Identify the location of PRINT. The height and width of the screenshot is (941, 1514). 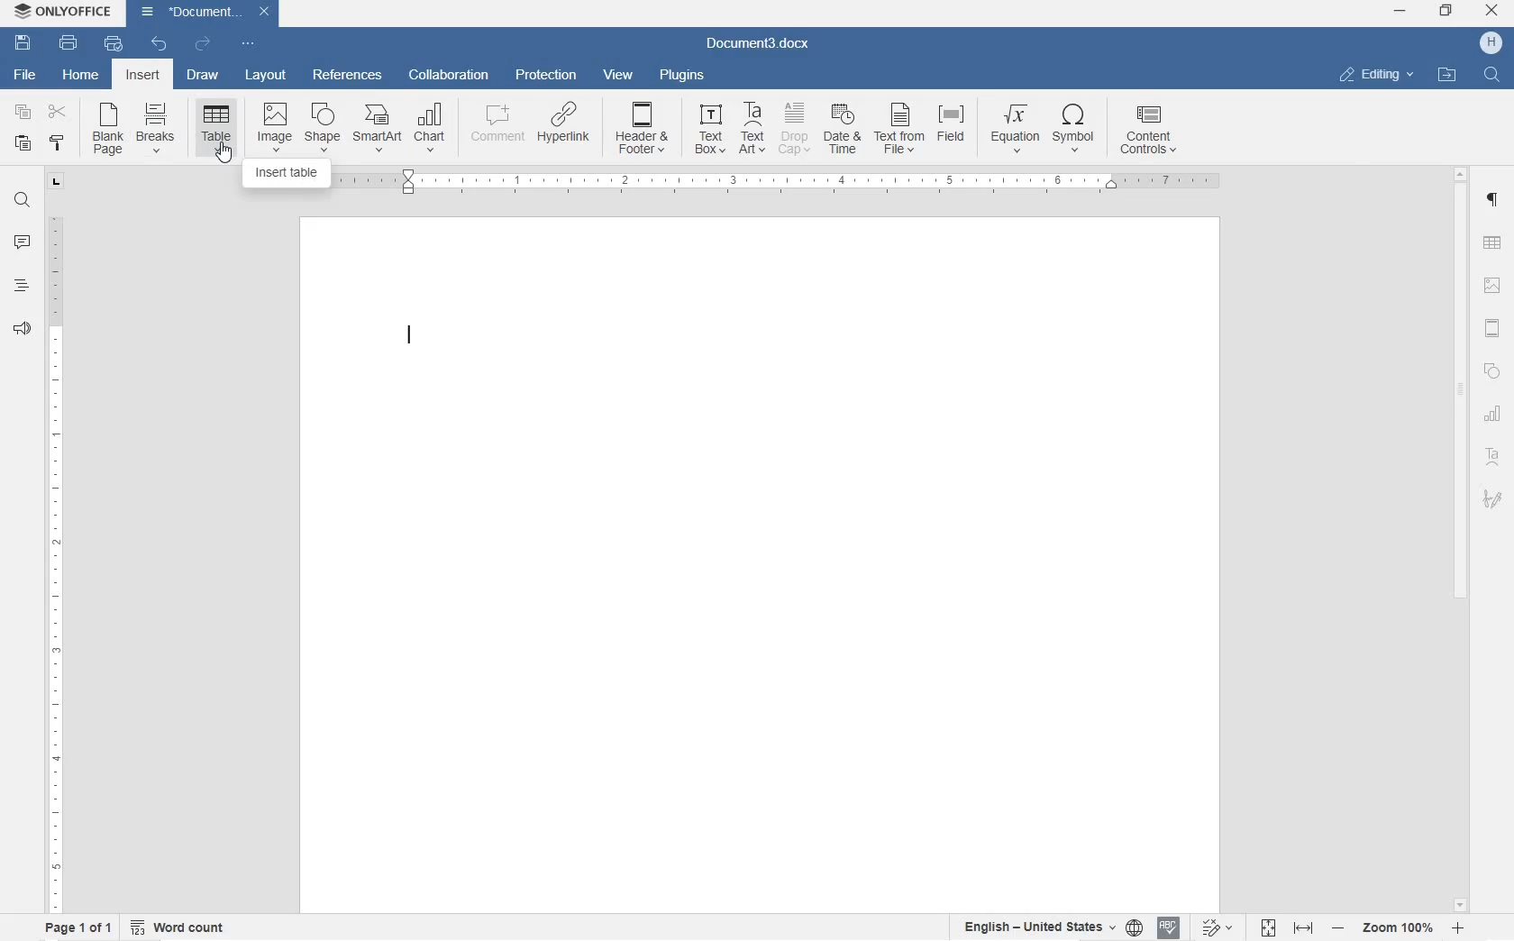
(69, 42).